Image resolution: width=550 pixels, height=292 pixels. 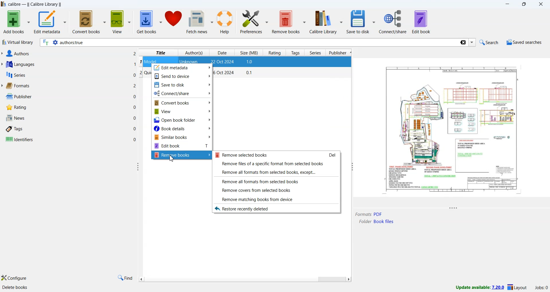 I want to click on , so click(x=135, y=53).